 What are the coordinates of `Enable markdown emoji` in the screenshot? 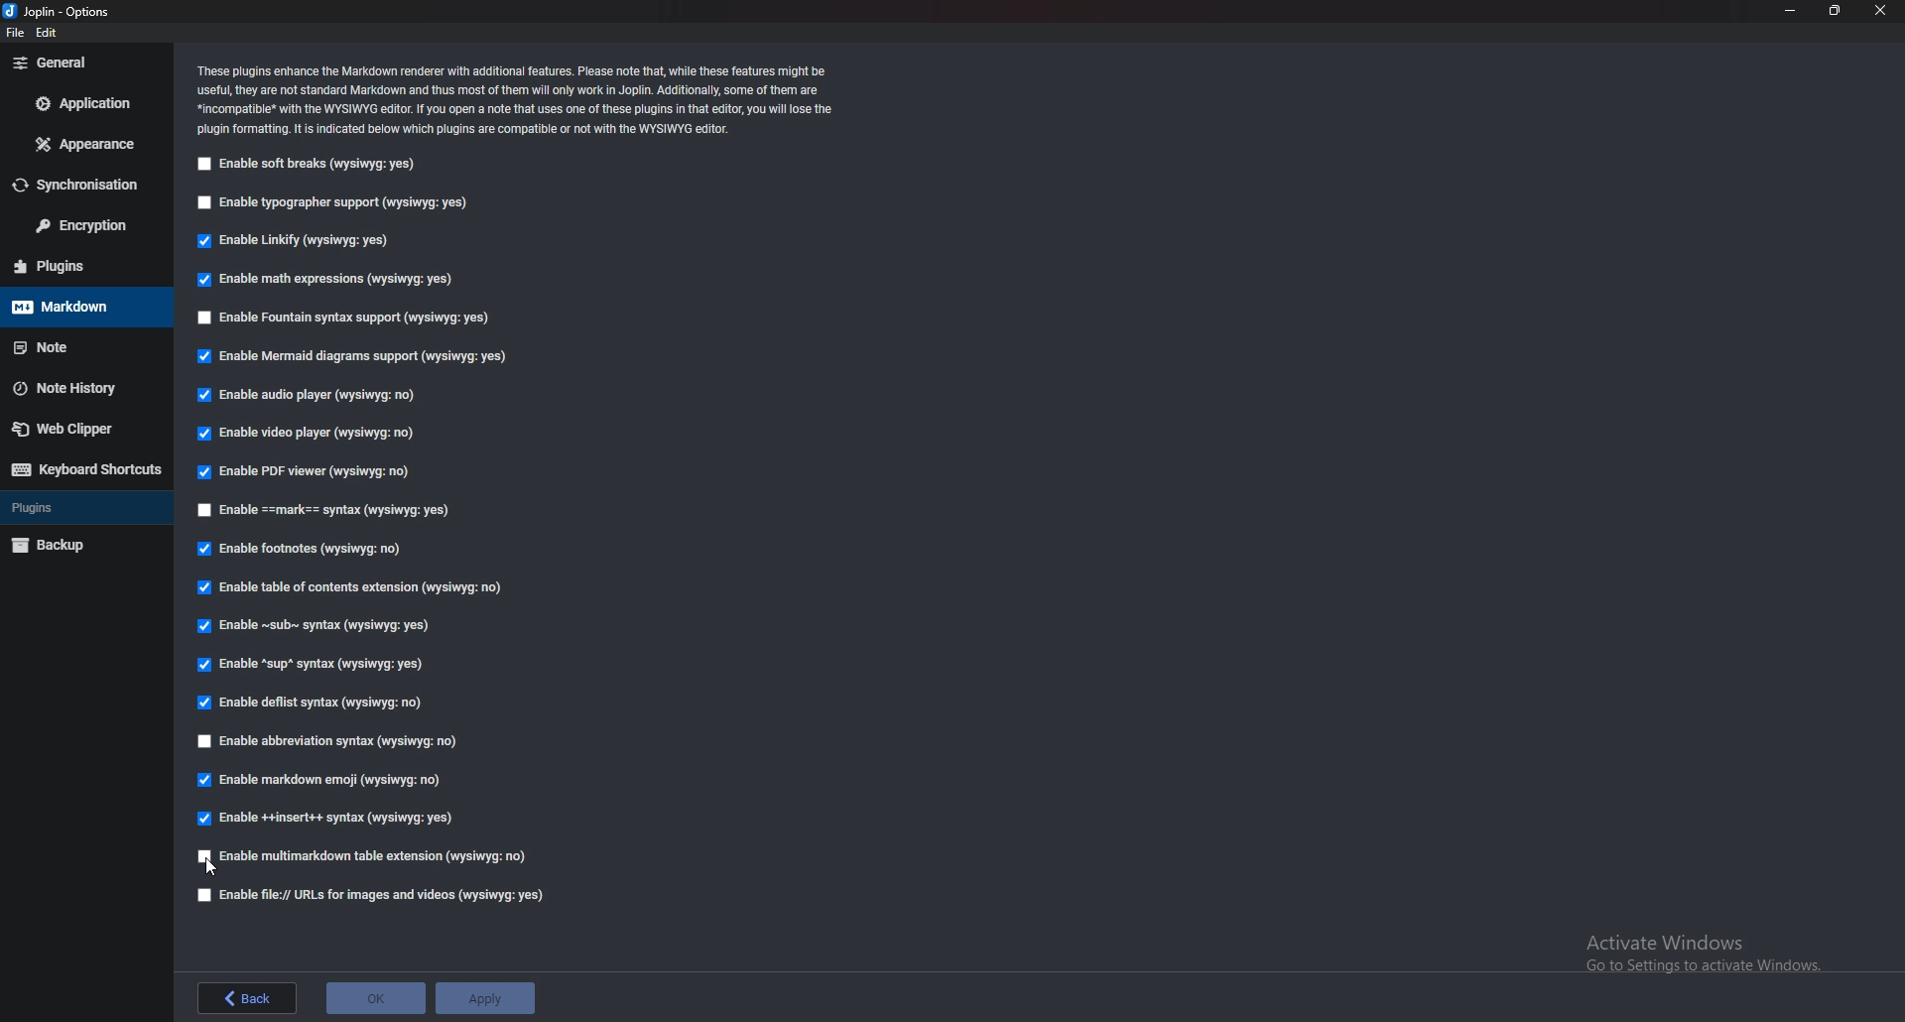 It's located at (326, 777).